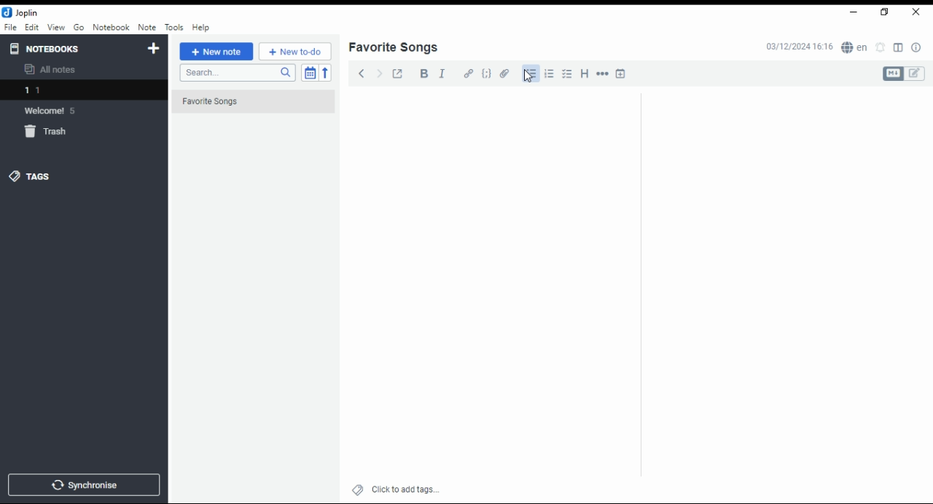  I want to click on 03/12/2024 16:16, so click(799, 47).